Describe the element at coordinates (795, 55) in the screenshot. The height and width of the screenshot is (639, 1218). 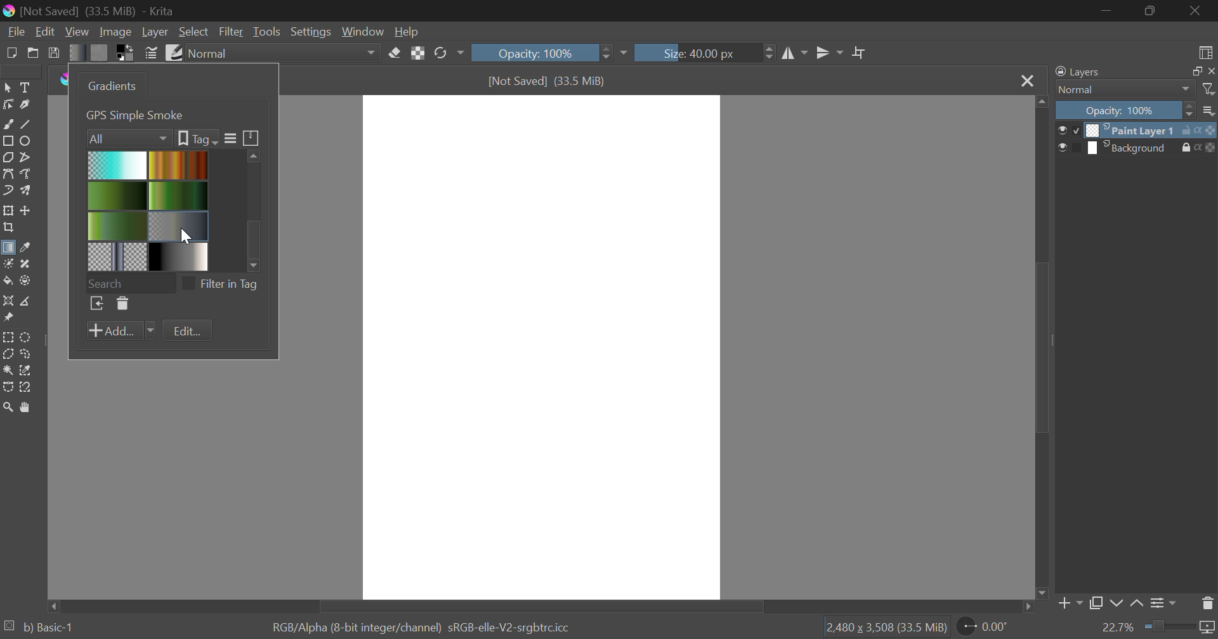
I see `Vertical Mirror Flip` at that location.